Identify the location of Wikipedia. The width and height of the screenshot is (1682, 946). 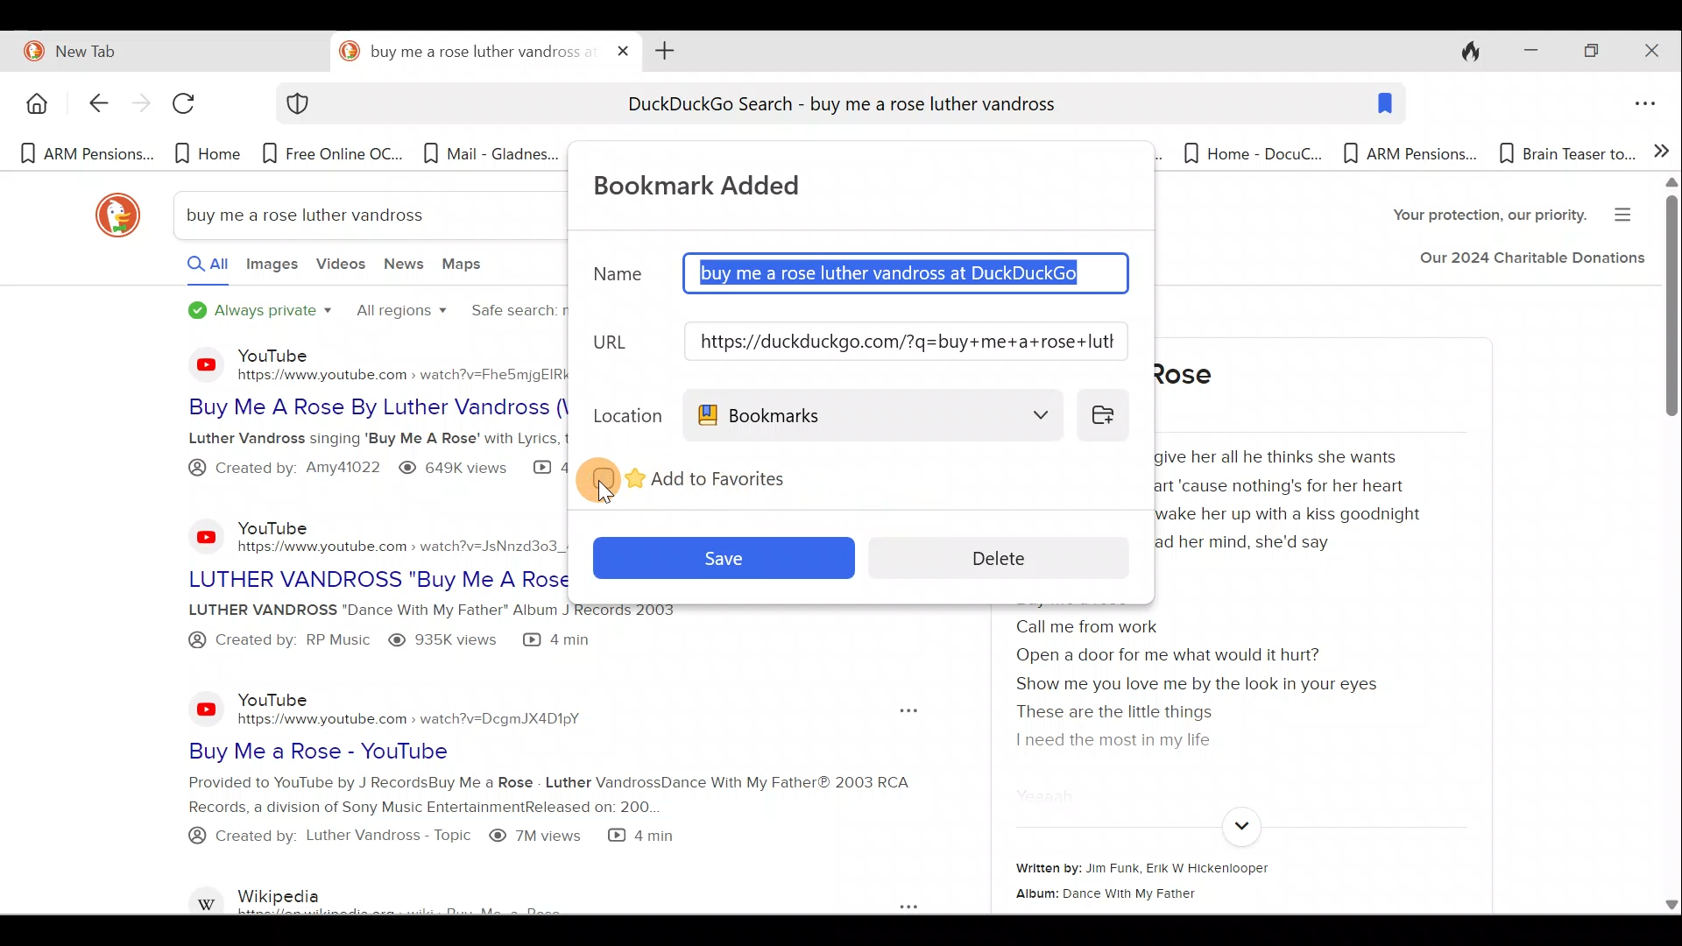
(443, 897).